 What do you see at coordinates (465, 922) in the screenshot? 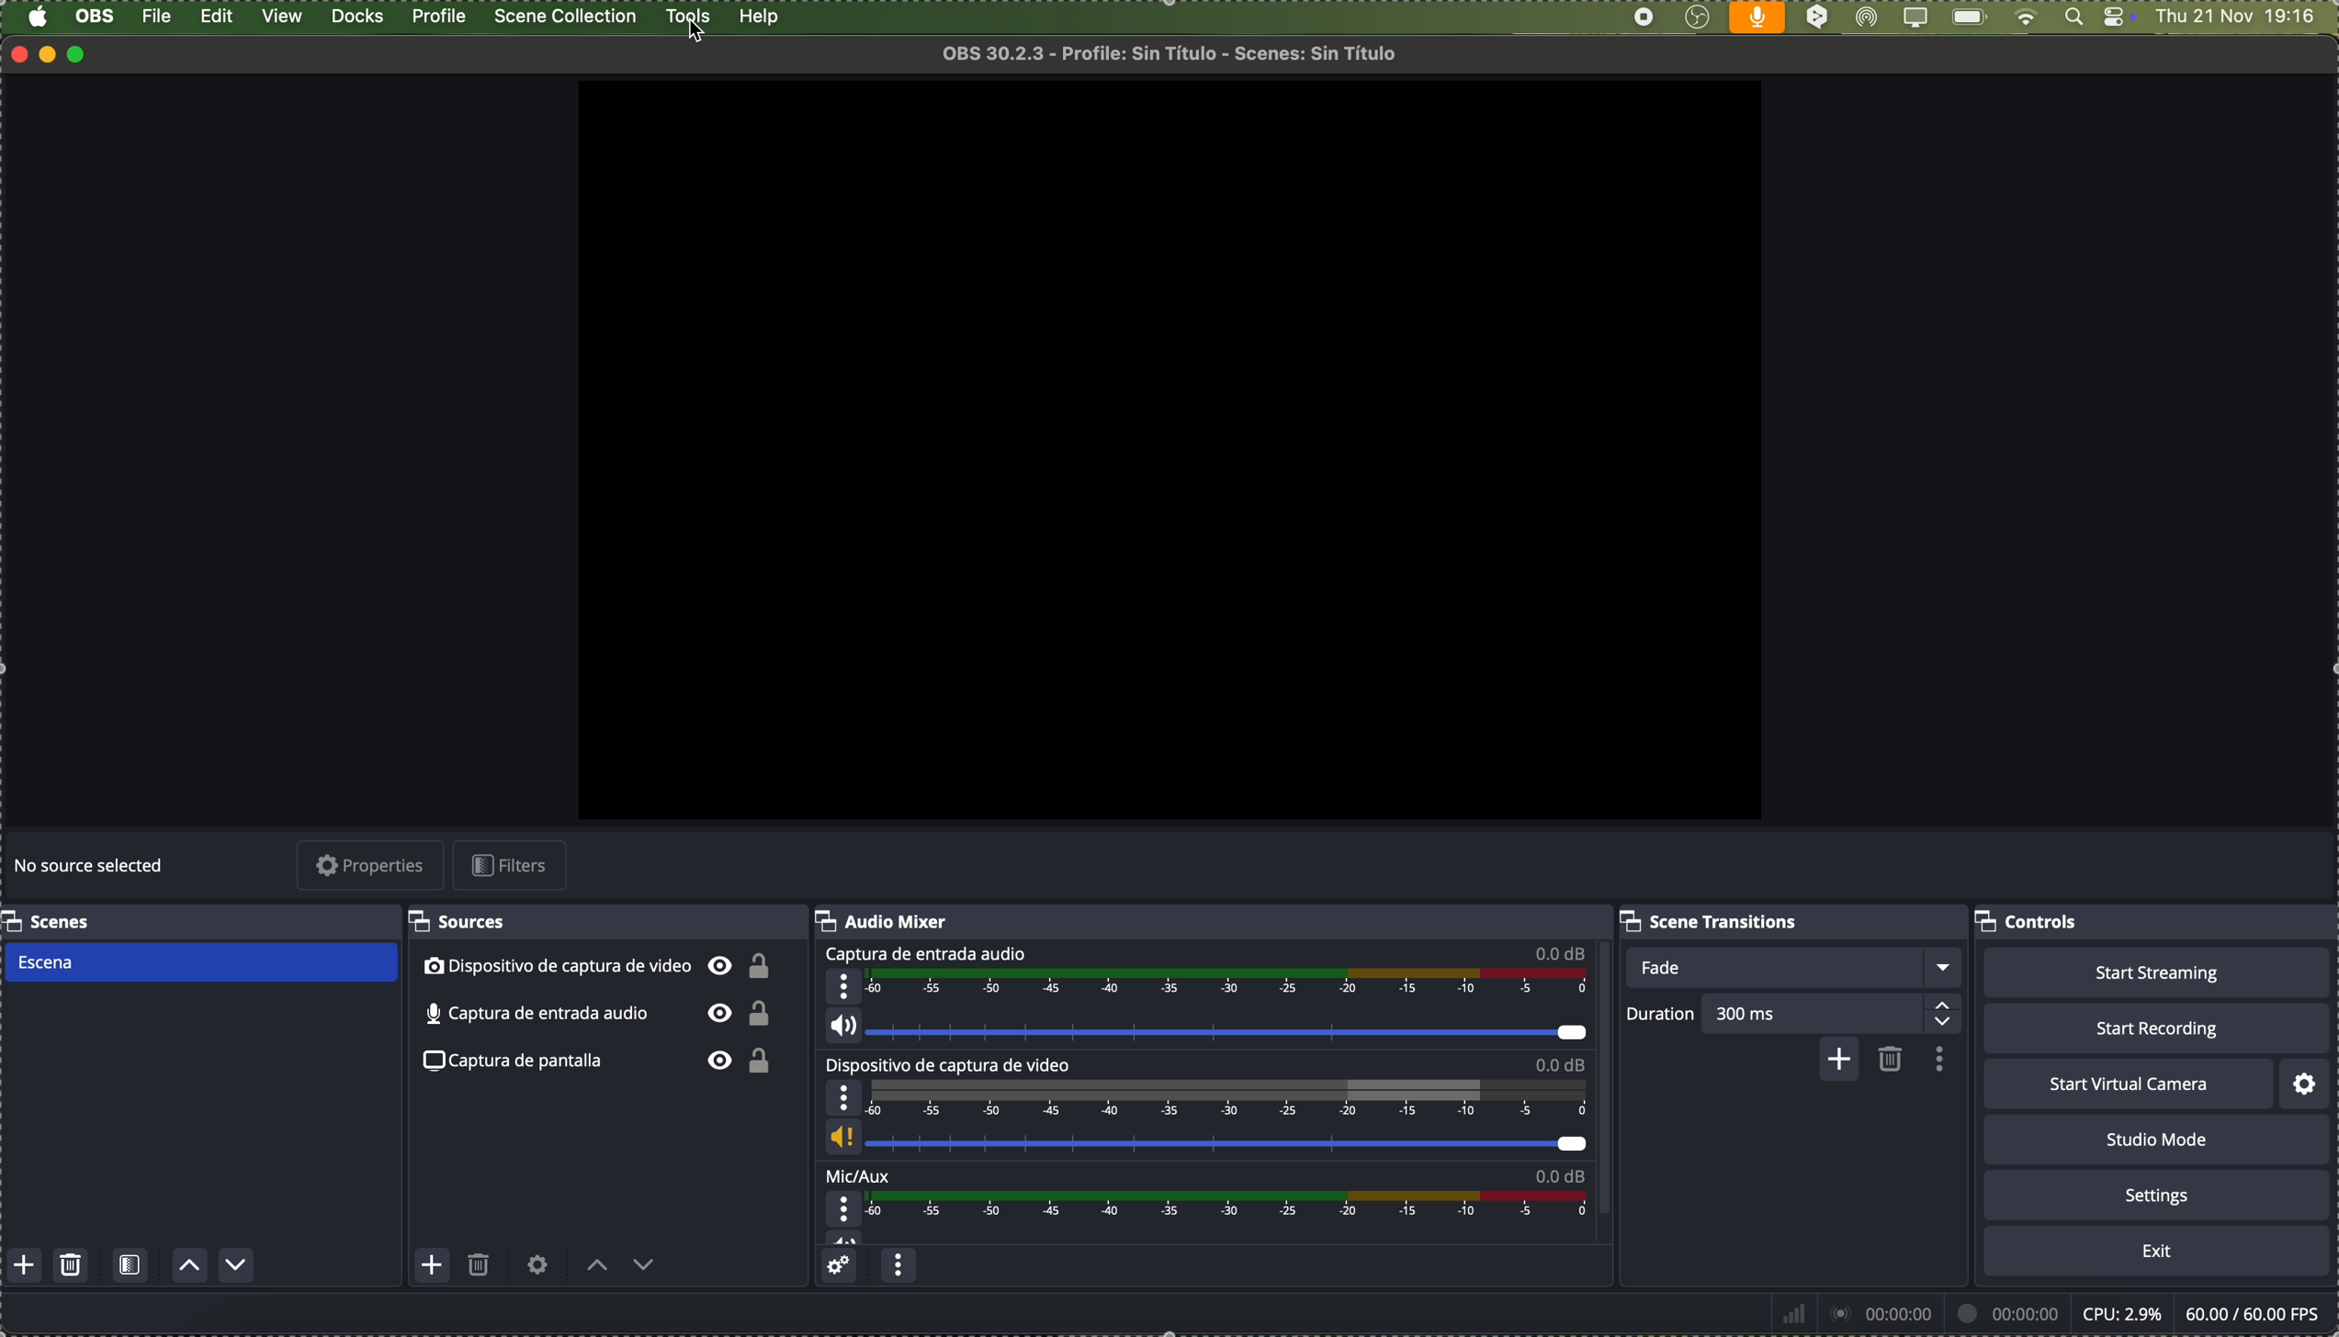
I see `sources` at bounding box center [465, 922].